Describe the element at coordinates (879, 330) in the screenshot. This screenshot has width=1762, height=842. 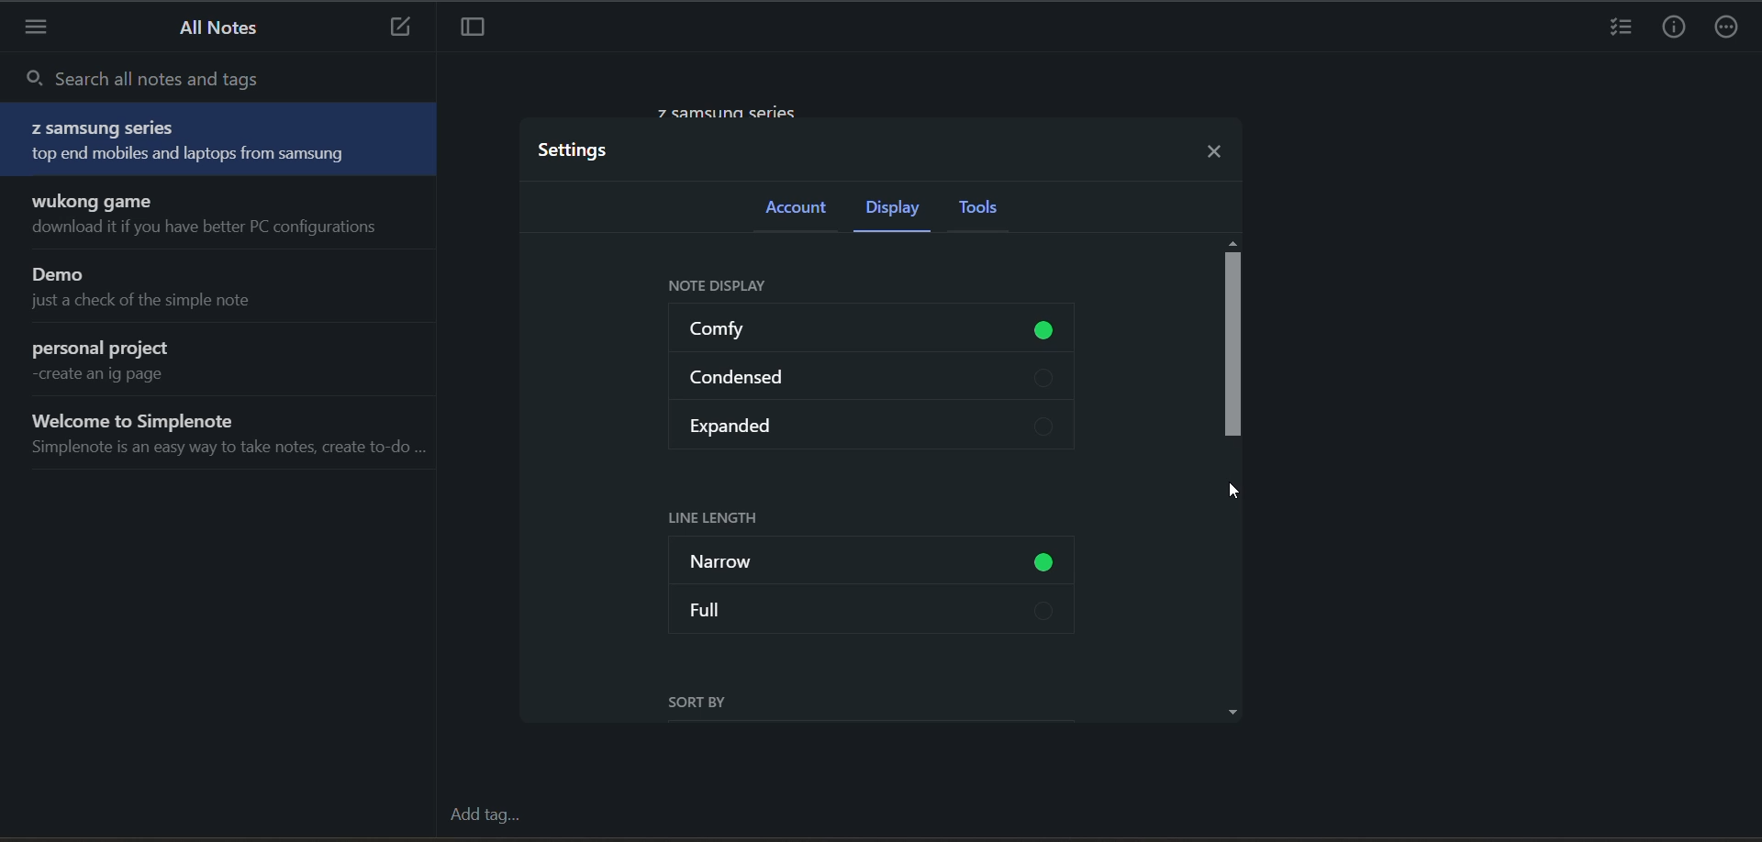
I see `comfy` at that location.